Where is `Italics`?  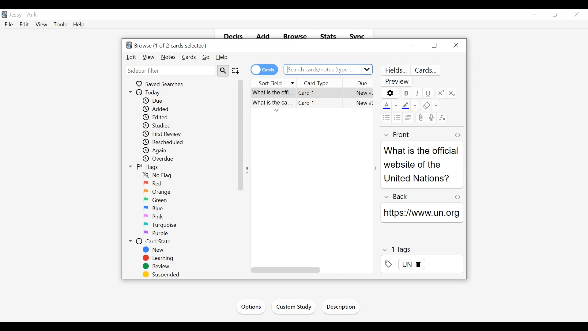 Italics is located at coordinates (417, 93).